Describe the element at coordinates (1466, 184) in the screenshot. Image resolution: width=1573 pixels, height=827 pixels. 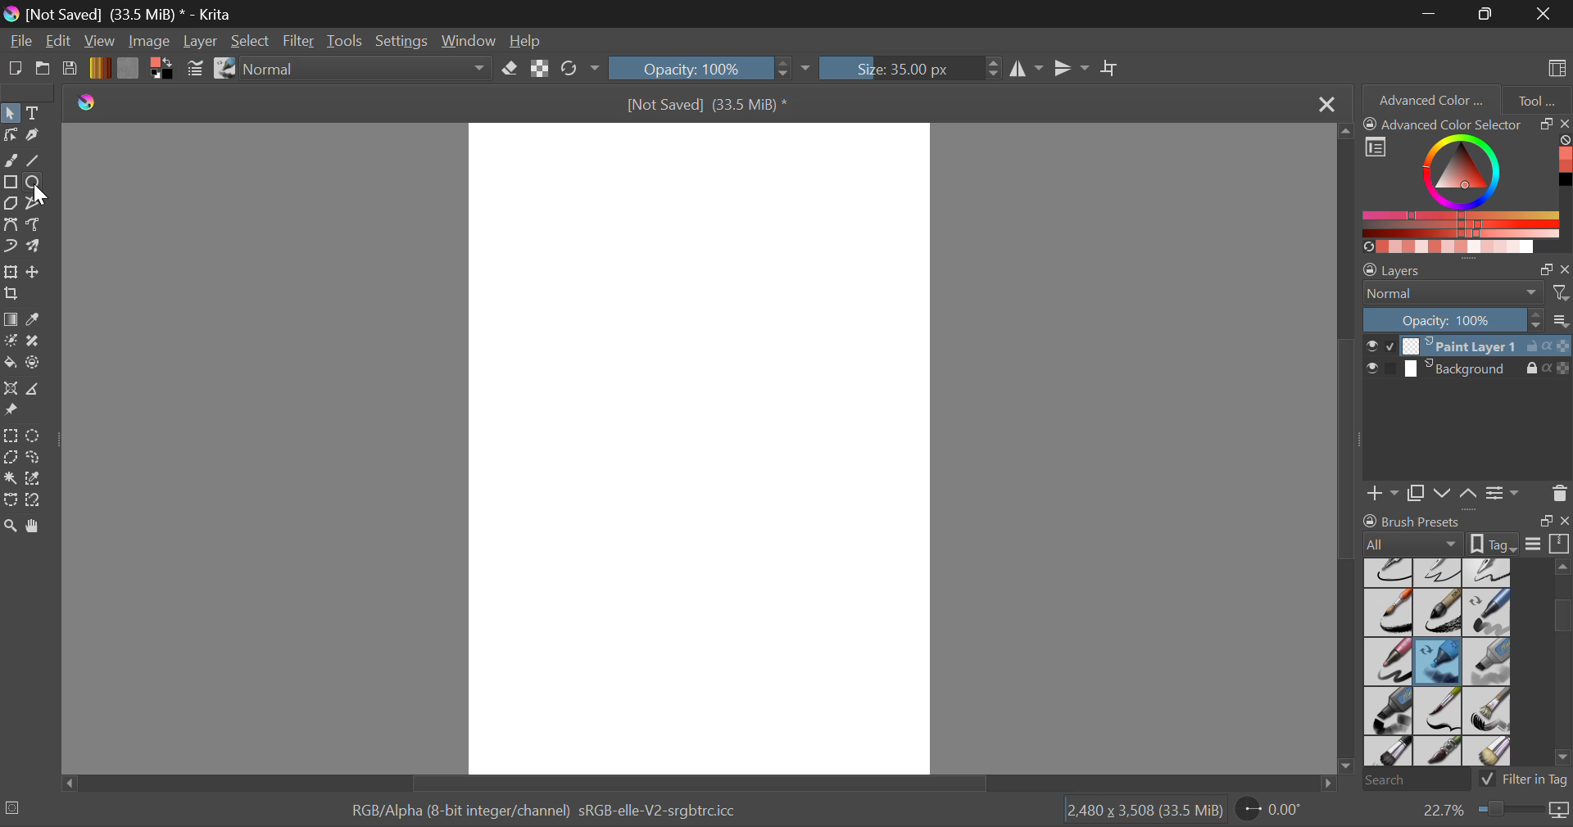
I see `Advanced Color Selector` at that location.